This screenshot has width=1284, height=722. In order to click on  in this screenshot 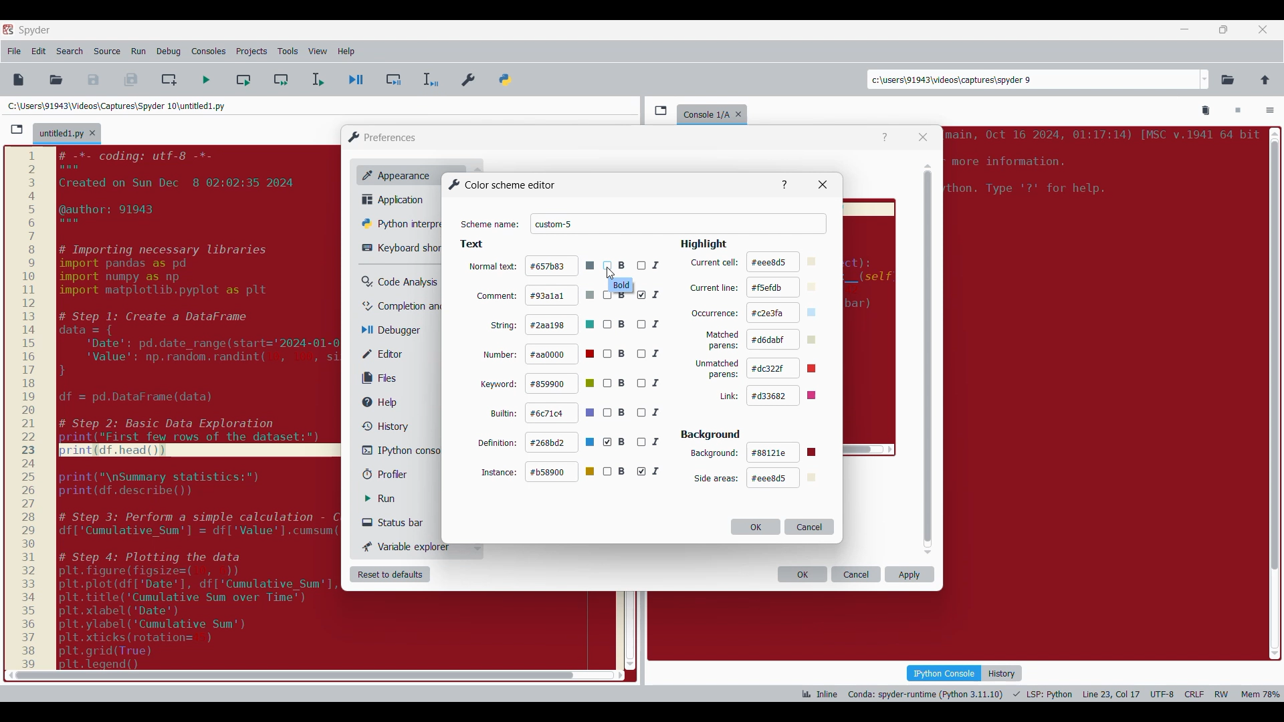, I will do `click(28, 408)`.